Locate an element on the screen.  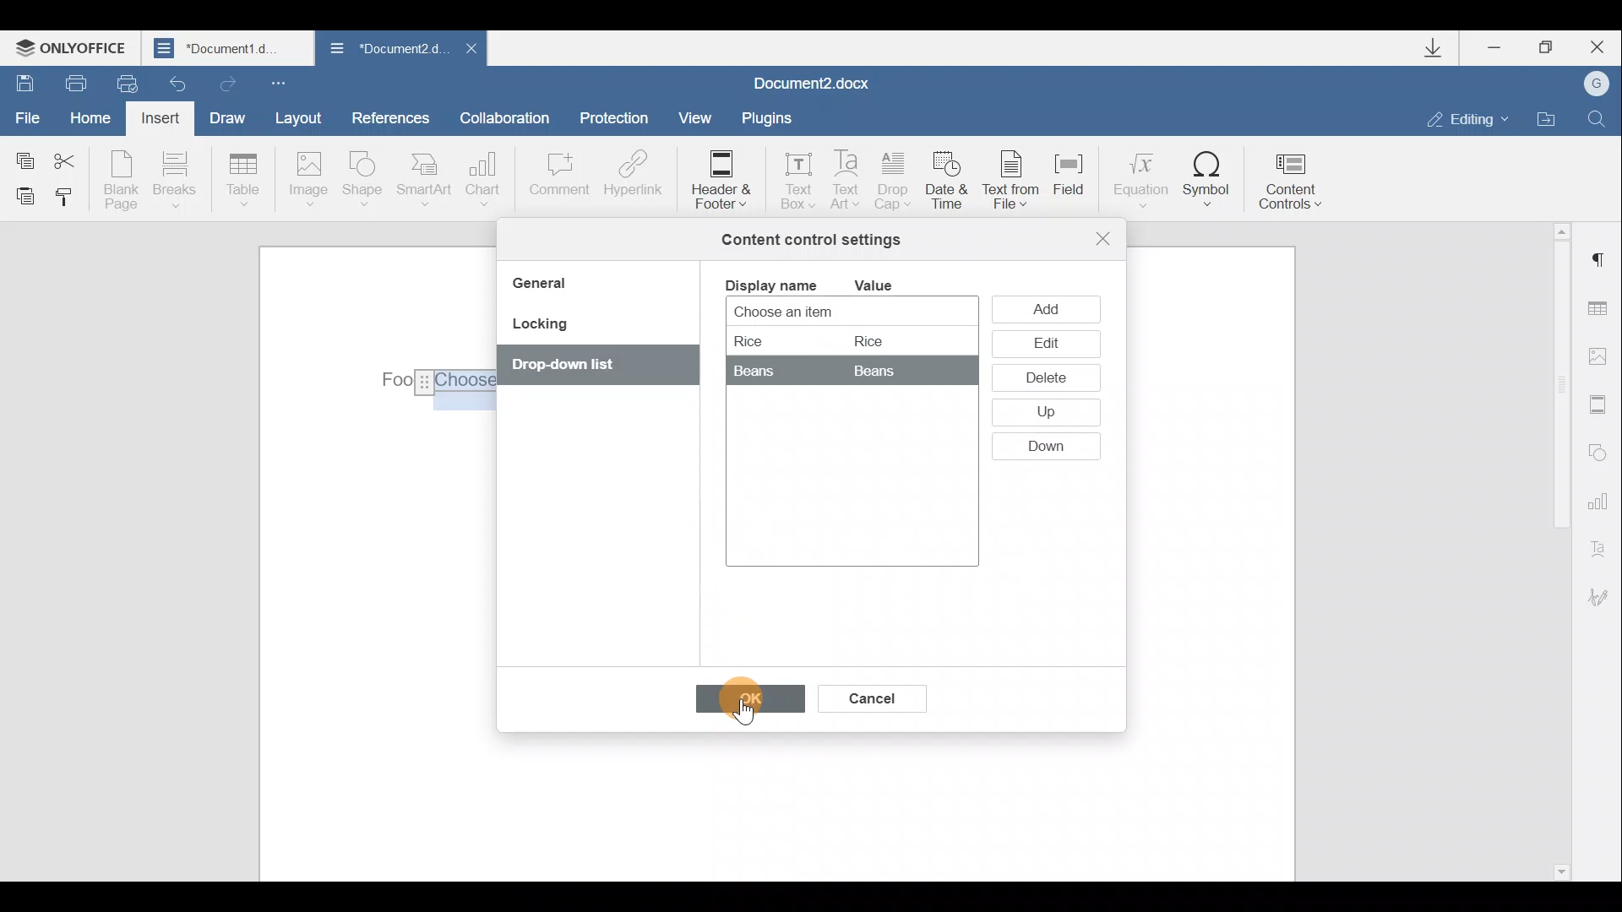
Edit is located at coordinates (1045, 345).